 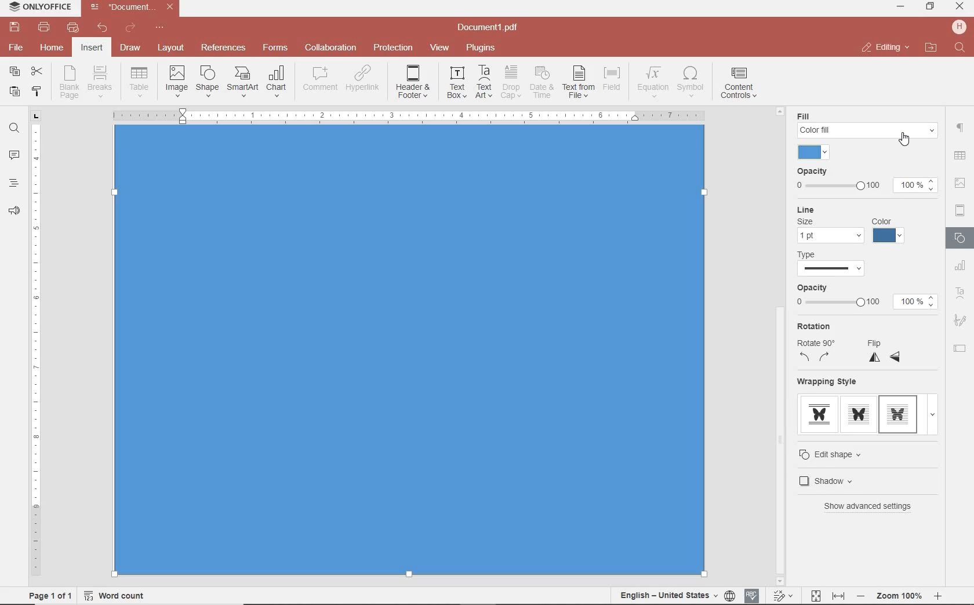 What do you see at coordinates (206, 81) in the screenshot?
I see `INSERT SHAPE` at bounding box center [206, 81].